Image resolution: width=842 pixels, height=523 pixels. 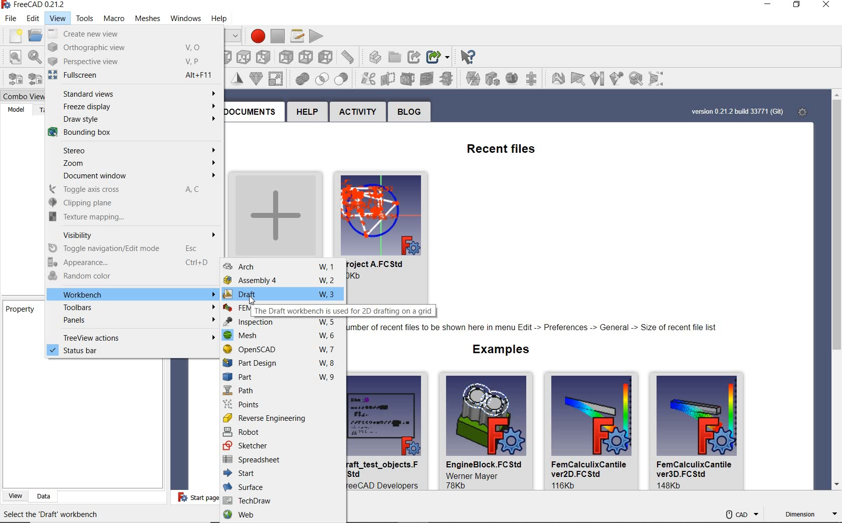 What do you see at coordinates (34, 57) in the screenshot?
I see `fit selection` at bounding box center [34, 57].